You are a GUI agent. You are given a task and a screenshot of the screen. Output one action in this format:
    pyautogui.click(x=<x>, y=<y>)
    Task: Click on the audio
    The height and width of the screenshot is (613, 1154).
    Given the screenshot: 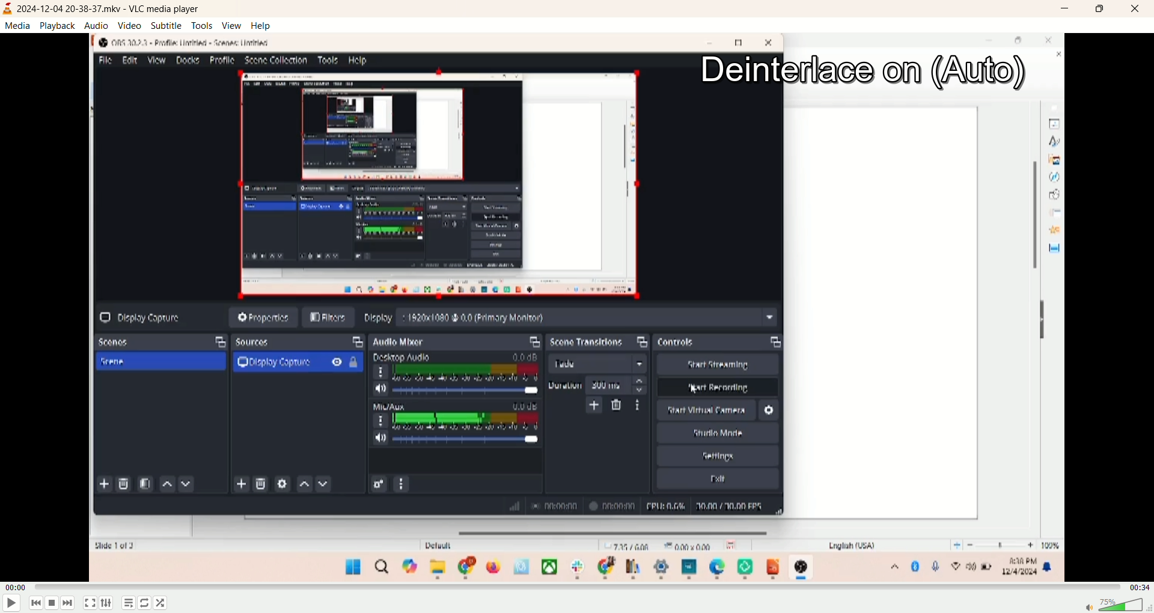 What is the action you would take?
    pyautogui.click(x=95, y=25)
    